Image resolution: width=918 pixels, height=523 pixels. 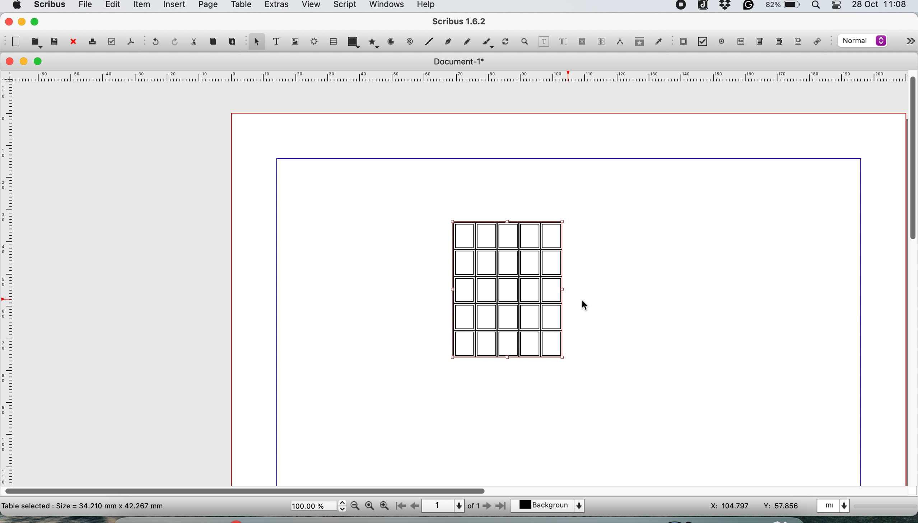 What do you see at coordinates (683, 41) in the screenshot?
I see `pdf check button` at bounding box center [683, 41].